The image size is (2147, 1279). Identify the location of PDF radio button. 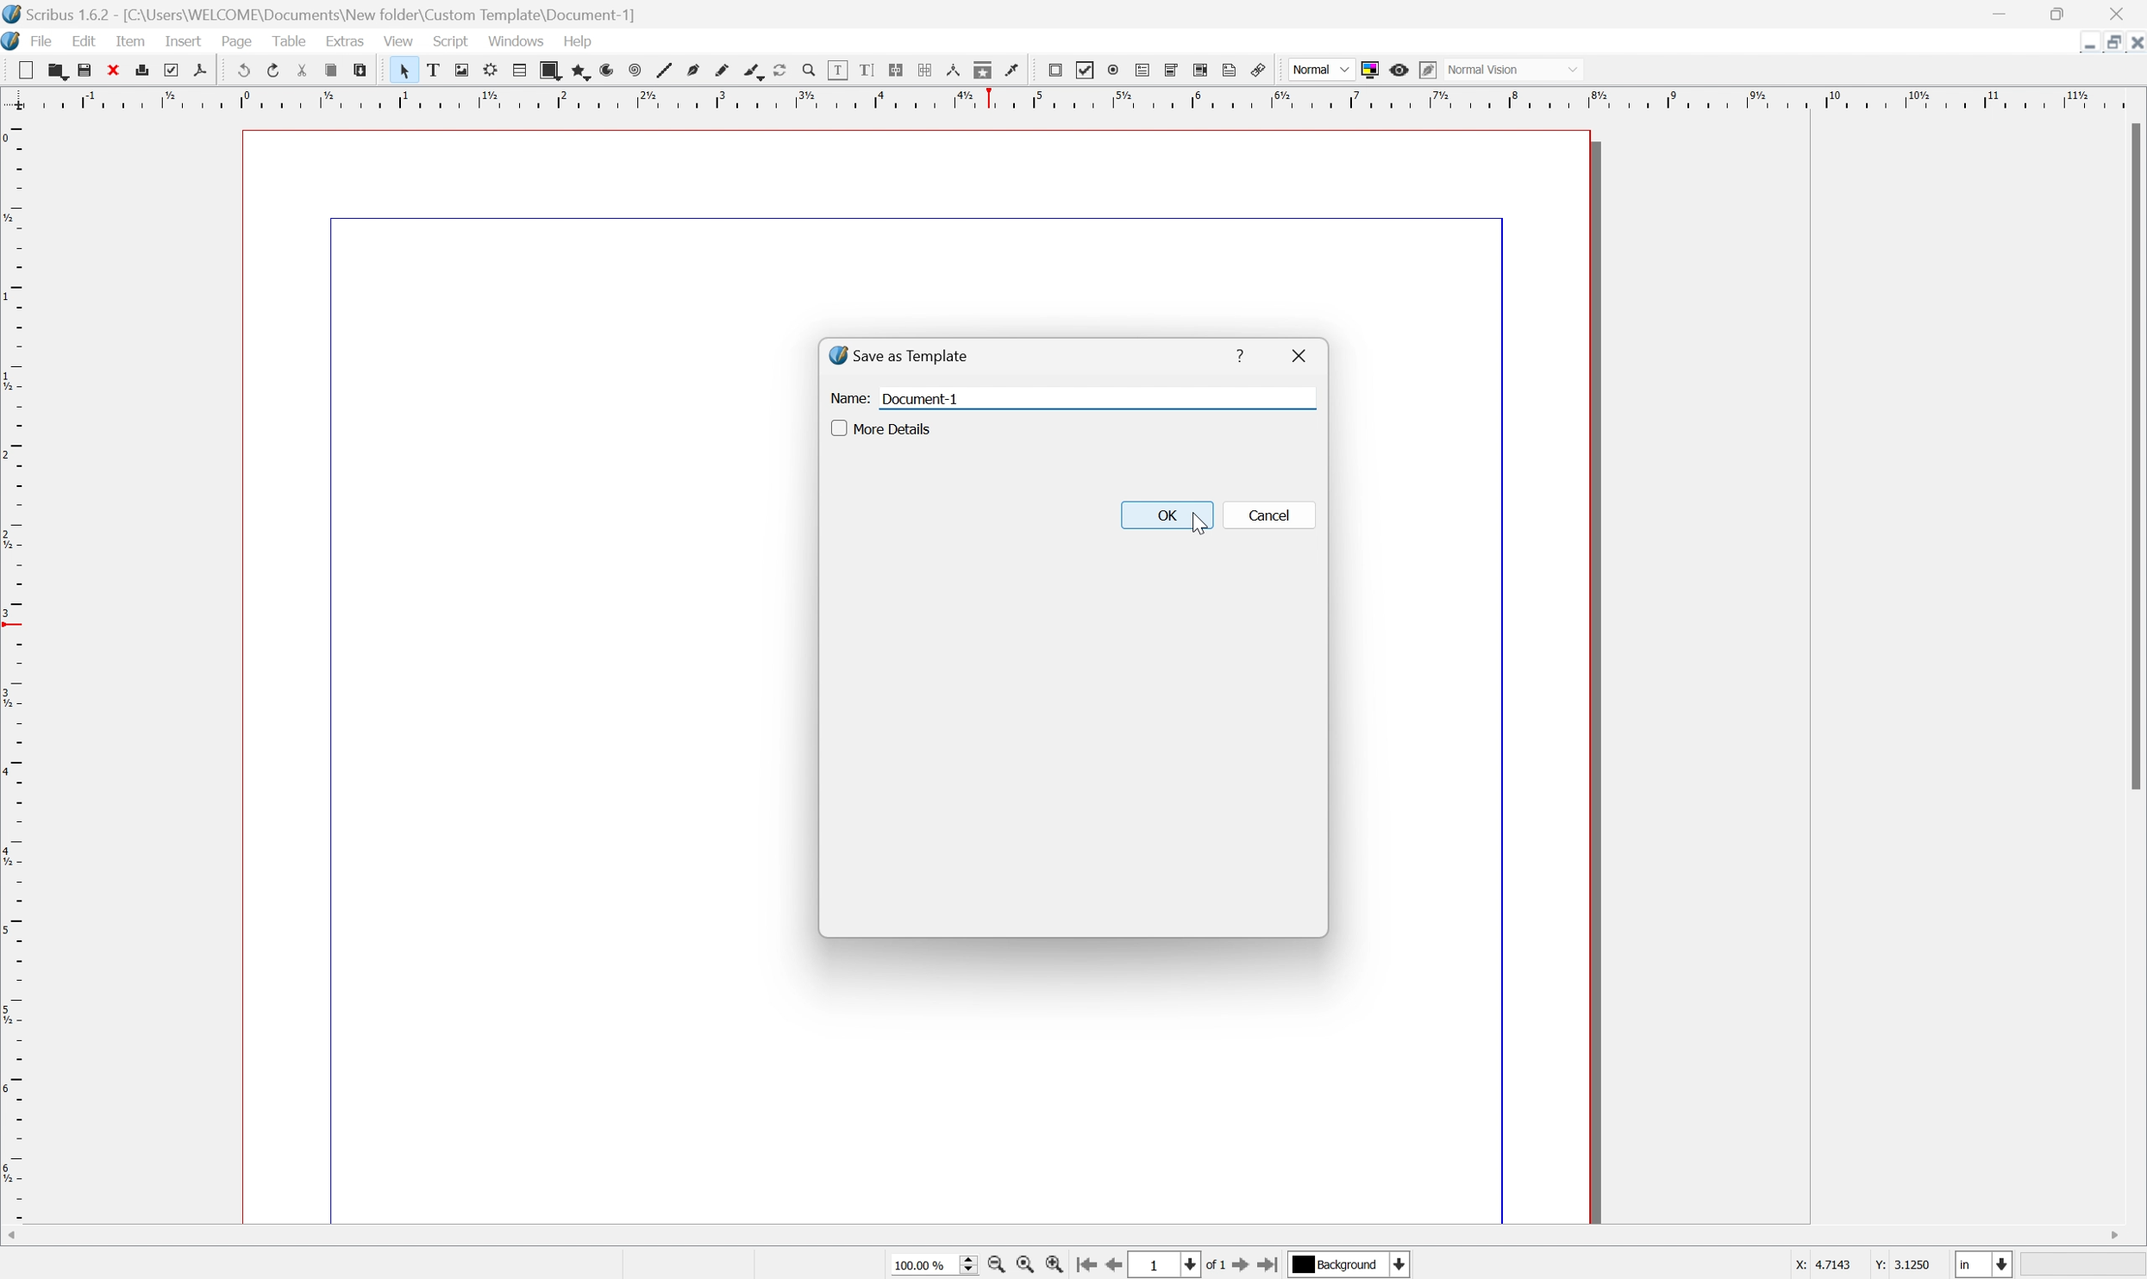
(1114, 71).